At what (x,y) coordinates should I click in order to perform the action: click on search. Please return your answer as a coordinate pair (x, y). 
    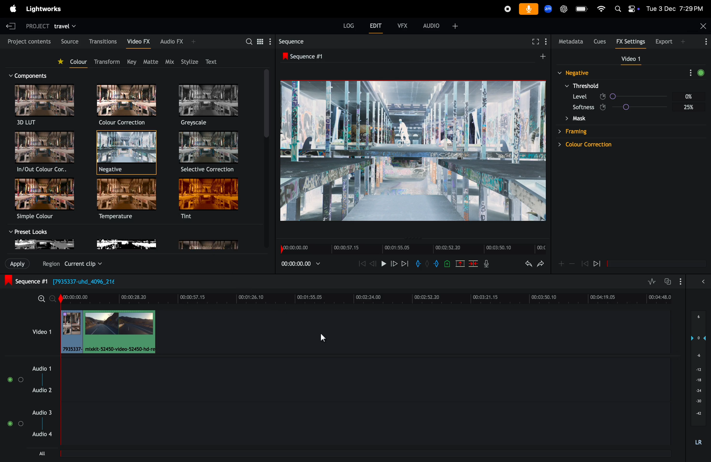
    Looking at the image, I should click on (248, 42).